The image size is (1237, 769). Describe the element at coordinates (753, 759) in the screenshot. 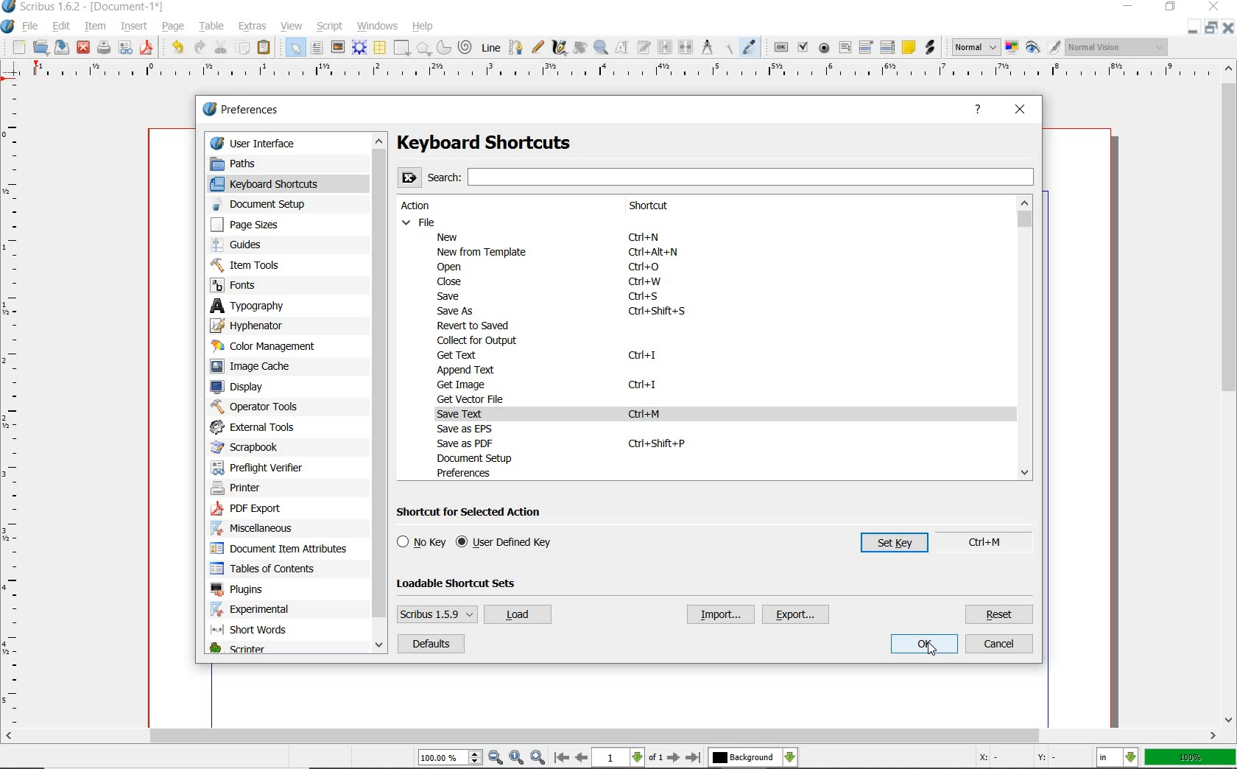

I see `select the current layer` at that location.